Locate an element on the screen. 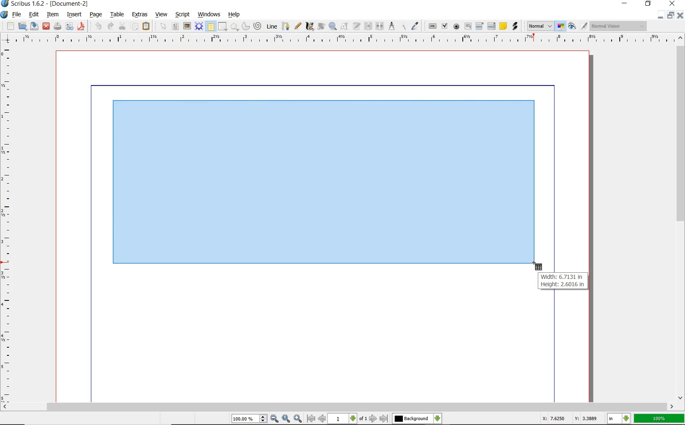  toggle color management mode is located at coordinates (560, 26).